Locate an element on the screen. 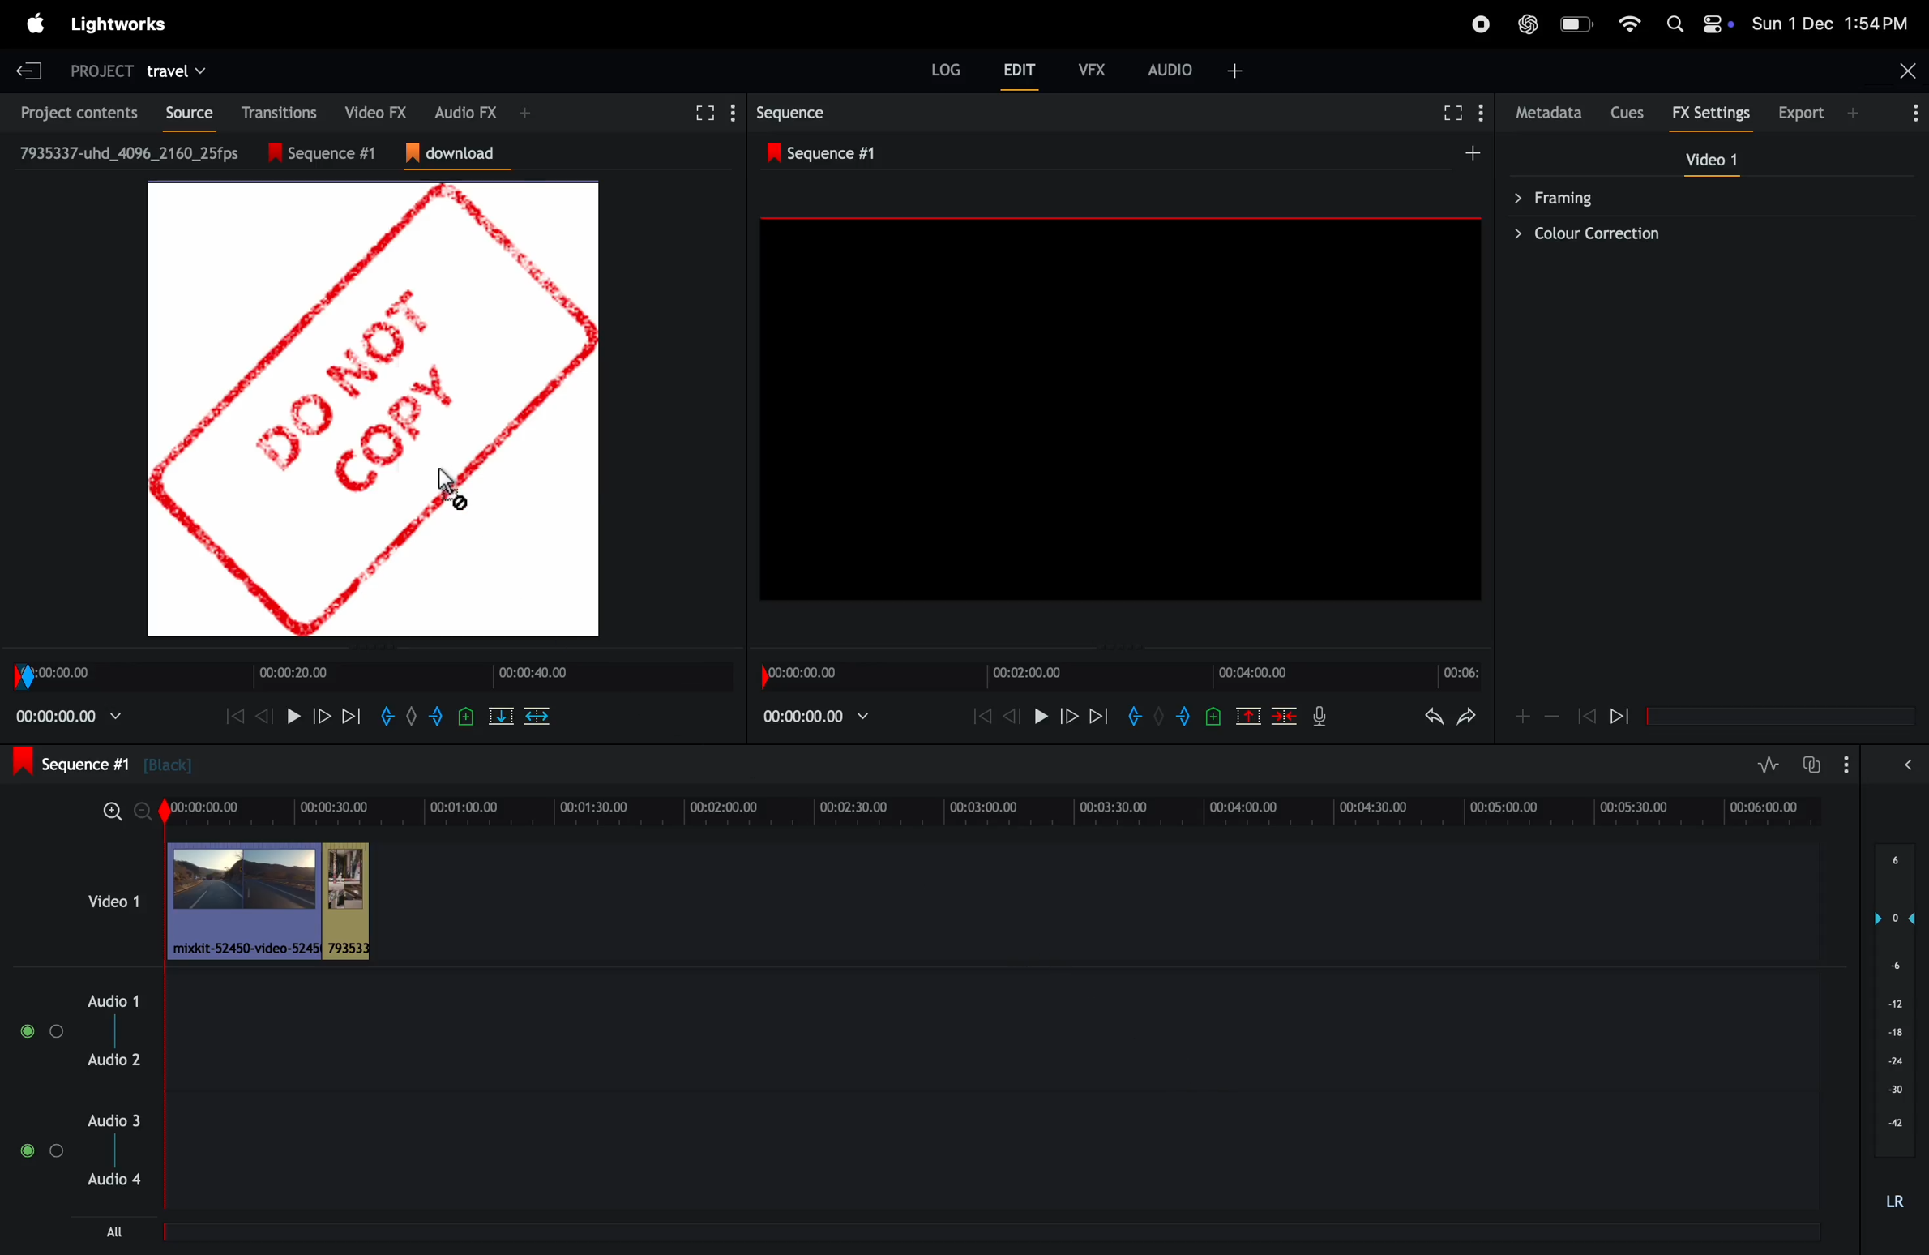 The width and height of the screenshot is (1929, 1255). Add is located at coordinates (1235, 71).